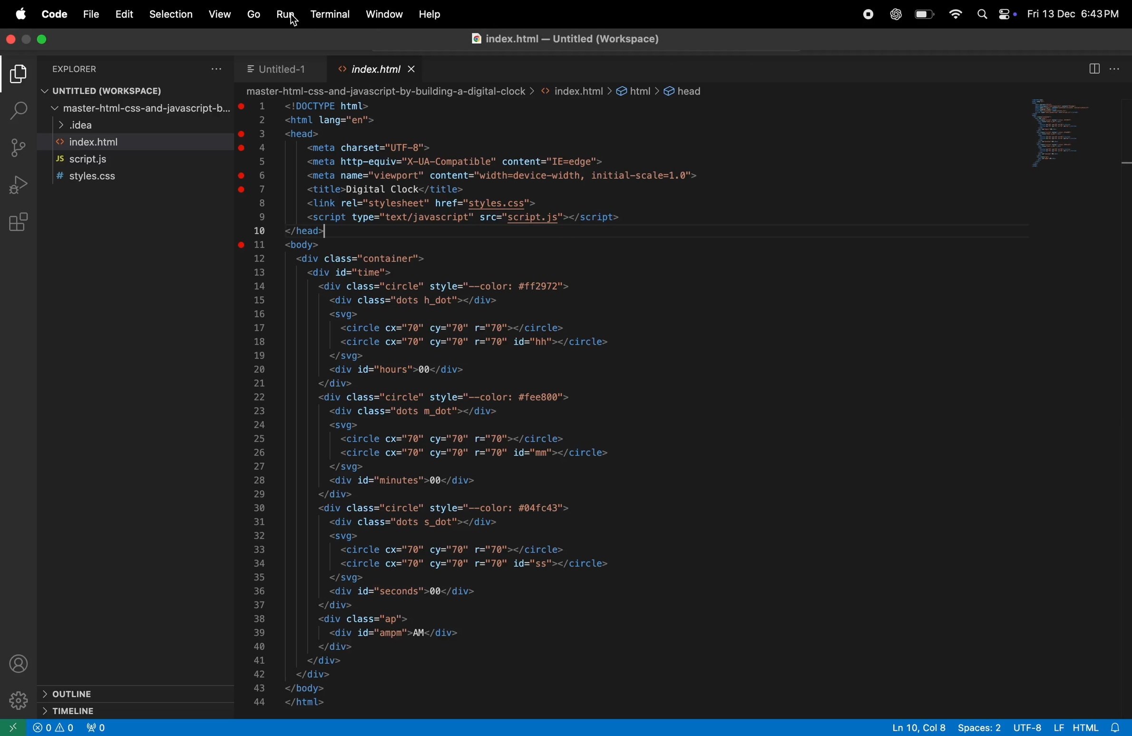 The width and height of the screenshot is (1132, 736). I want to click on open remote view, so click(15, 726).